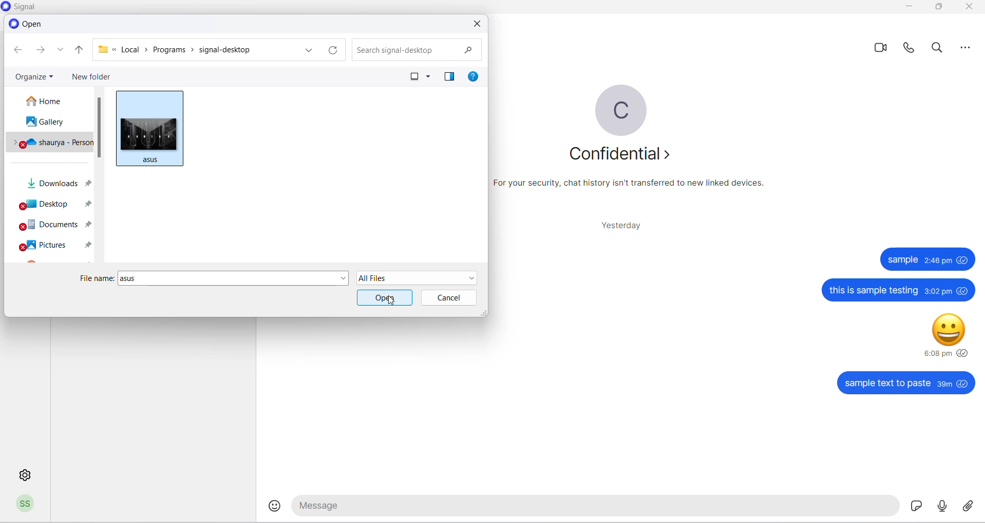  Describe the element at coordinates (98, 279) in the screenshot. I see `file name heading` at that location.